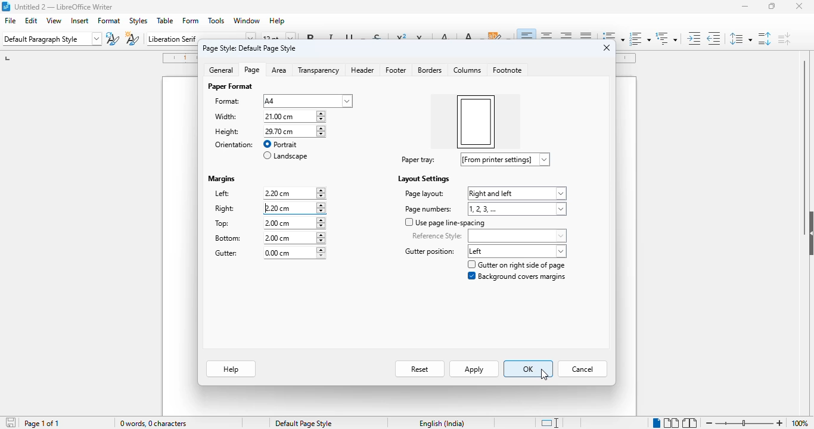  What do you see at coordinates (235, 144) in the screenshot?
I see `orientation: ` at bounding box center [235, 144].